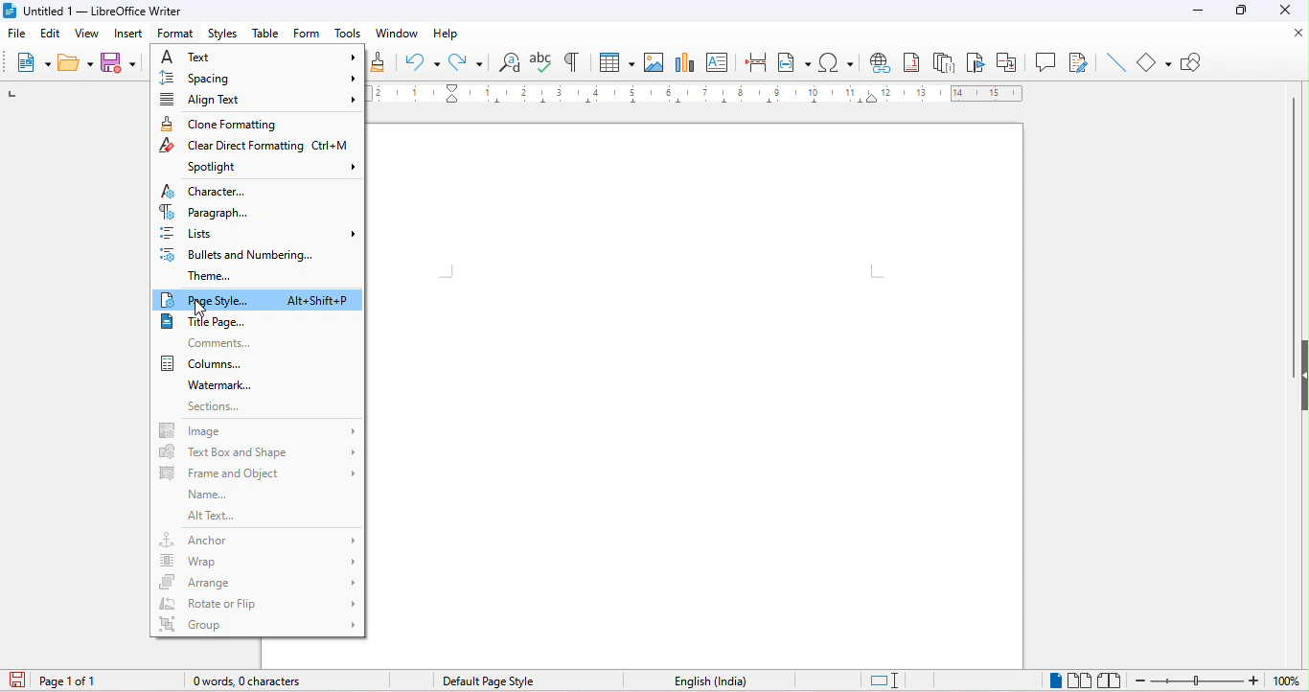  Describe the element at coordinates (262, 586) in the screenshot. I see `arrange` at that location.